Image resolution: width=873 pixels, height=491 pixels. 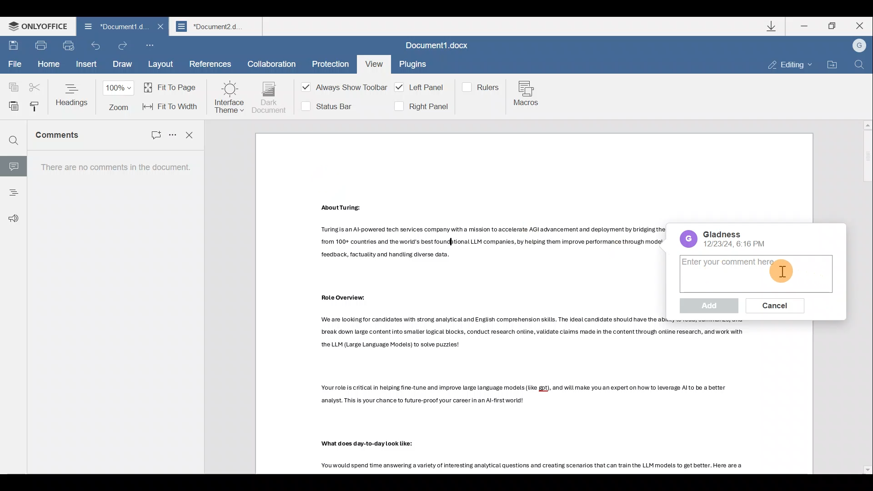 What do you see at coordinates (272, 63) in the screenshot?
I see `Collaboration` at bounding box center [272, 63].